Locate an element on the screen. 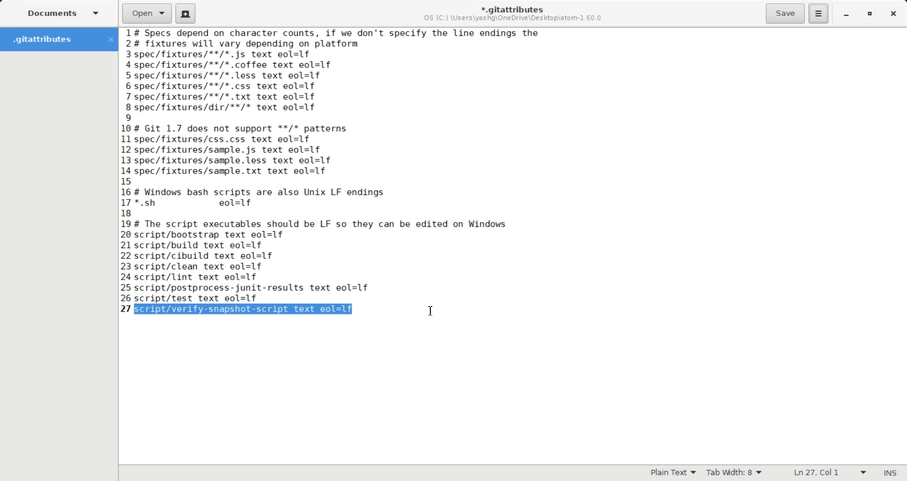 This screenshot has width=907, height=481. text line number is located at coordinates (128, 165).